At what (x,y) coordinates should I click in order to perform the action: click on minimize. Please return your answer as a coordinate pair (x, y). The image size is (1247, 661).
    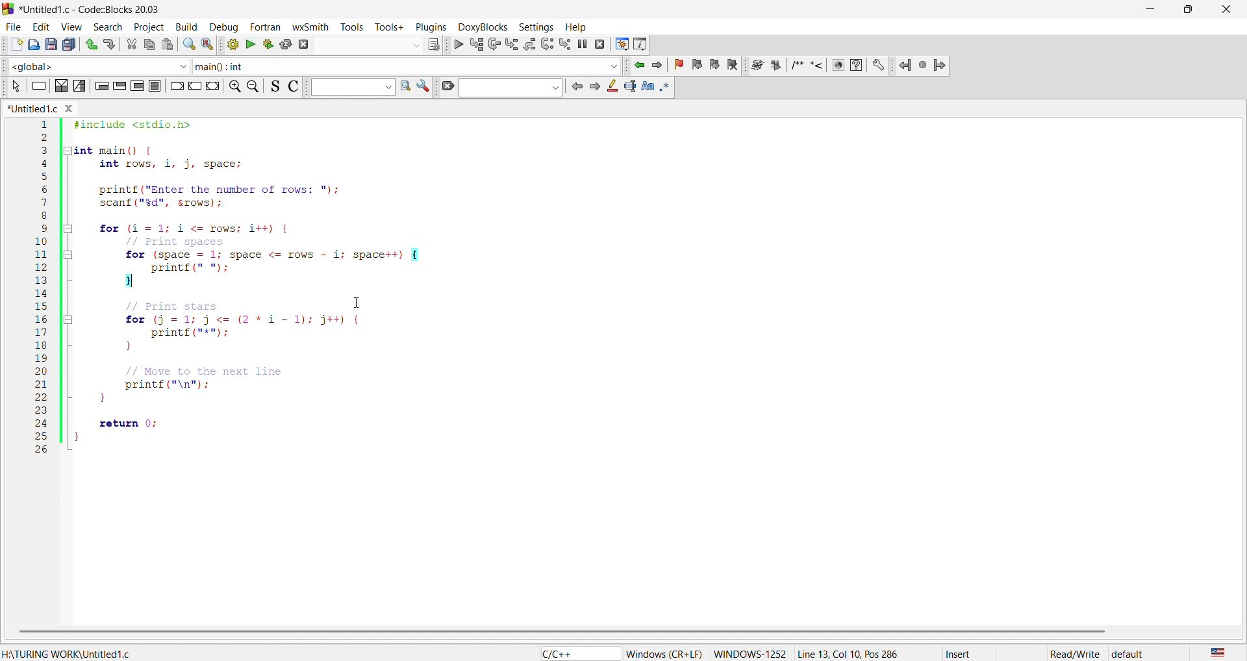
    Looking at the image, I should click on (1148, 9).